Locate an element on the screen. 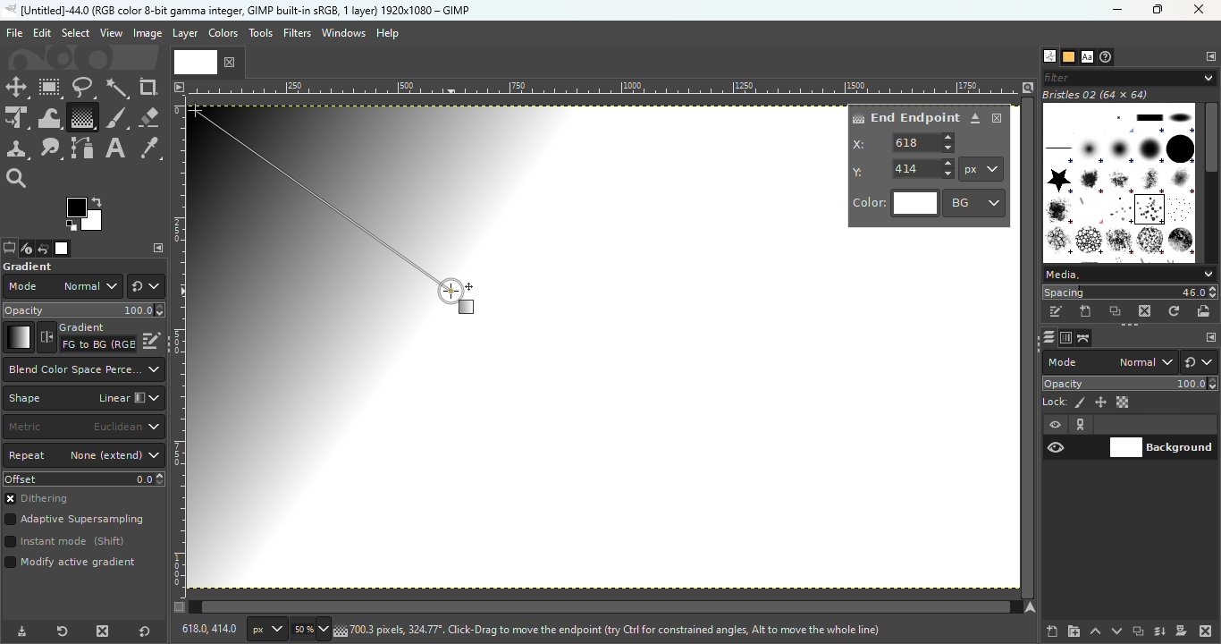  Delete this layer is located at coordinates (1207, 631).